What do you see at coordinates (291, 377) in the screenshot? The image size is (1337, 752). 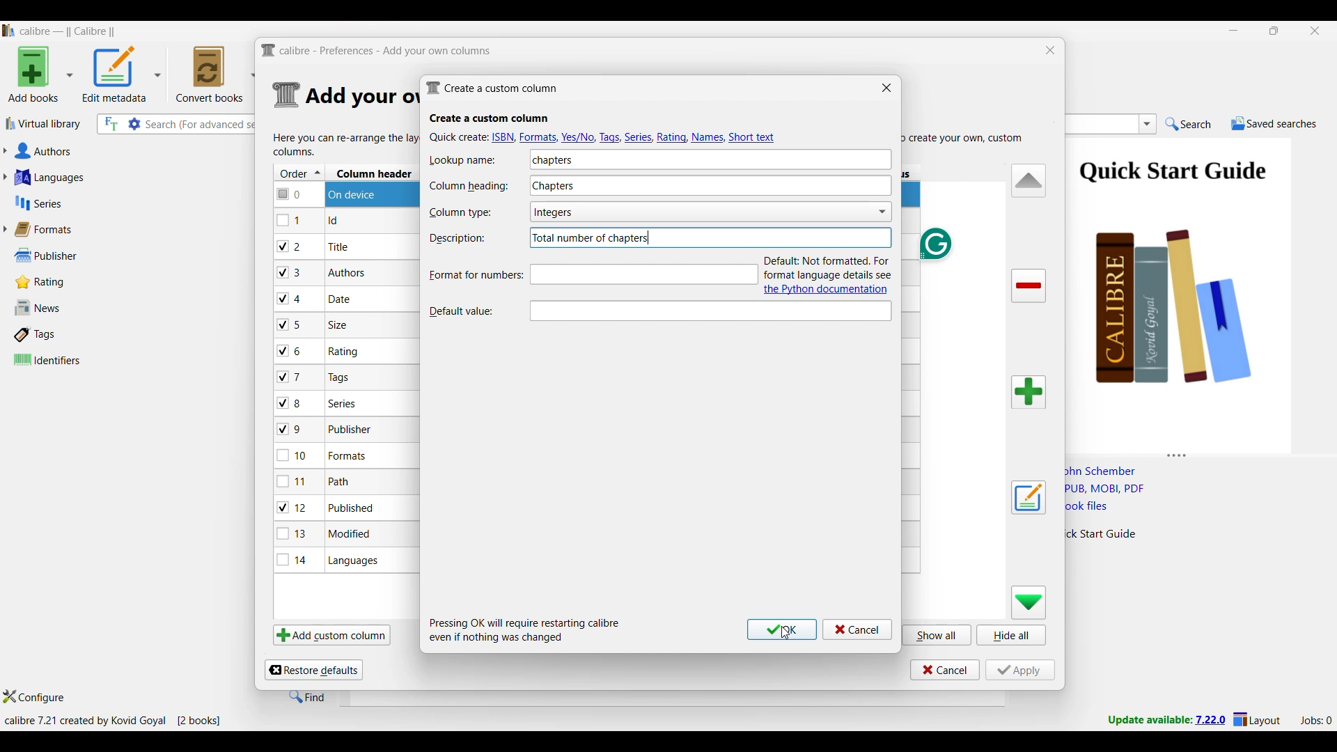 I see `checkbox - 7` at bounding box center [291, 377].